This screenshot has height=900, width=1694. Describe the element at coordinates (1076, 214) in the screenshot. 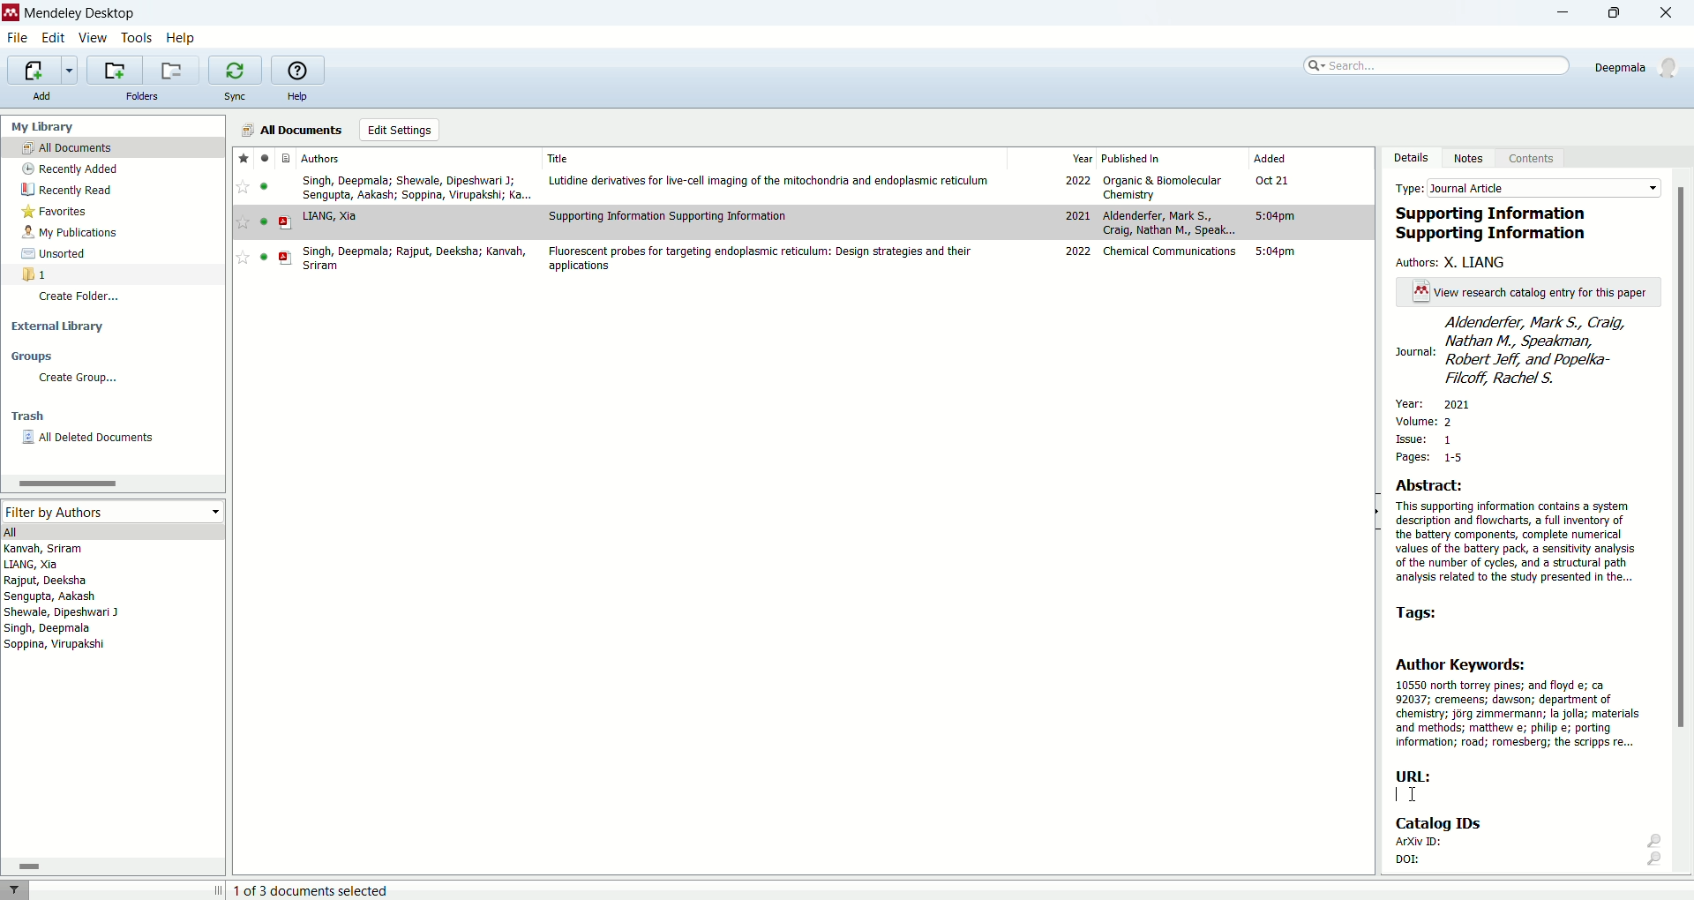

I see `2021` at that location.